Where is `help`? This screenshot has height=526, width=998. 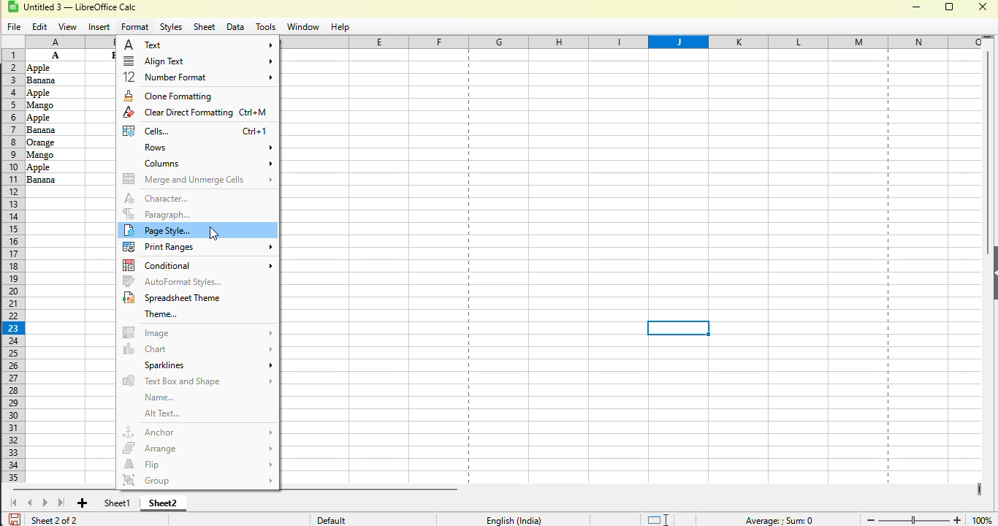 help is located at coordinates (339, 27).